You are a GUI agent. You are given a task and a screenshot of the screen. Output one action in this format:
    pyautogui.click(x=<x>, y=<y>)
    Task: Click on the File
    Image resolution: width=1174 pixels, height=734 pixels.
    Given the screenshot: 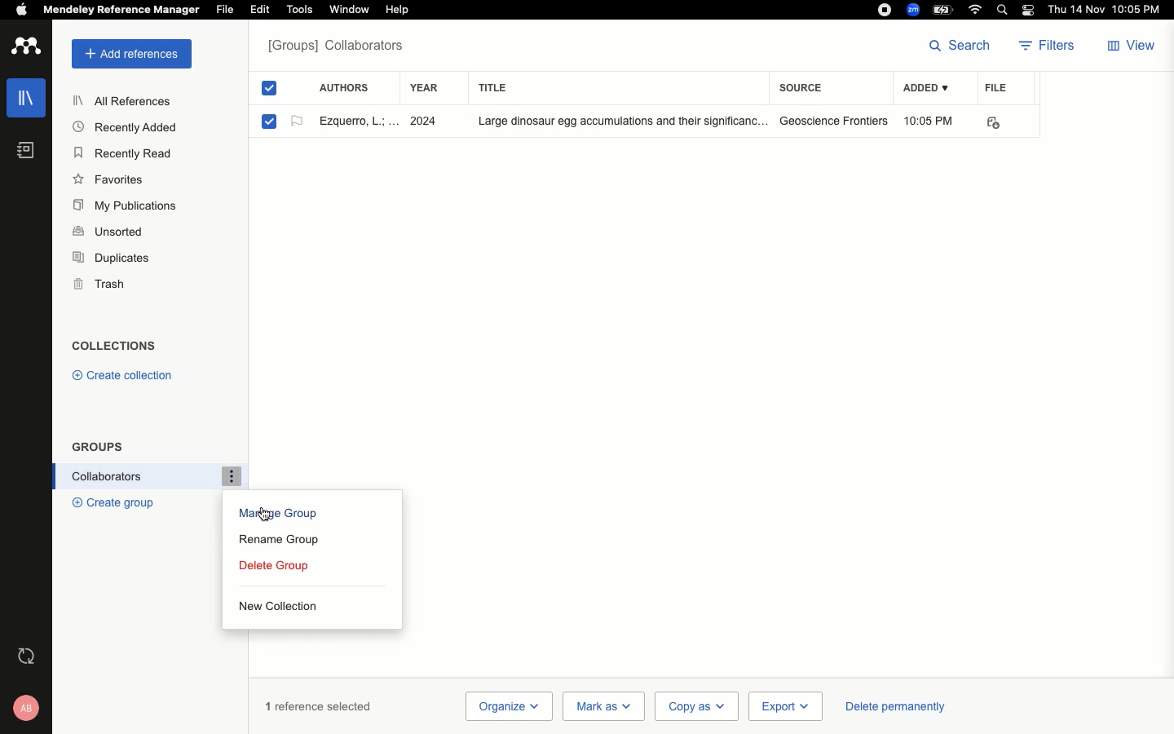 What is the action you would take?
    pyautogui.click(x=225, y=10)
    